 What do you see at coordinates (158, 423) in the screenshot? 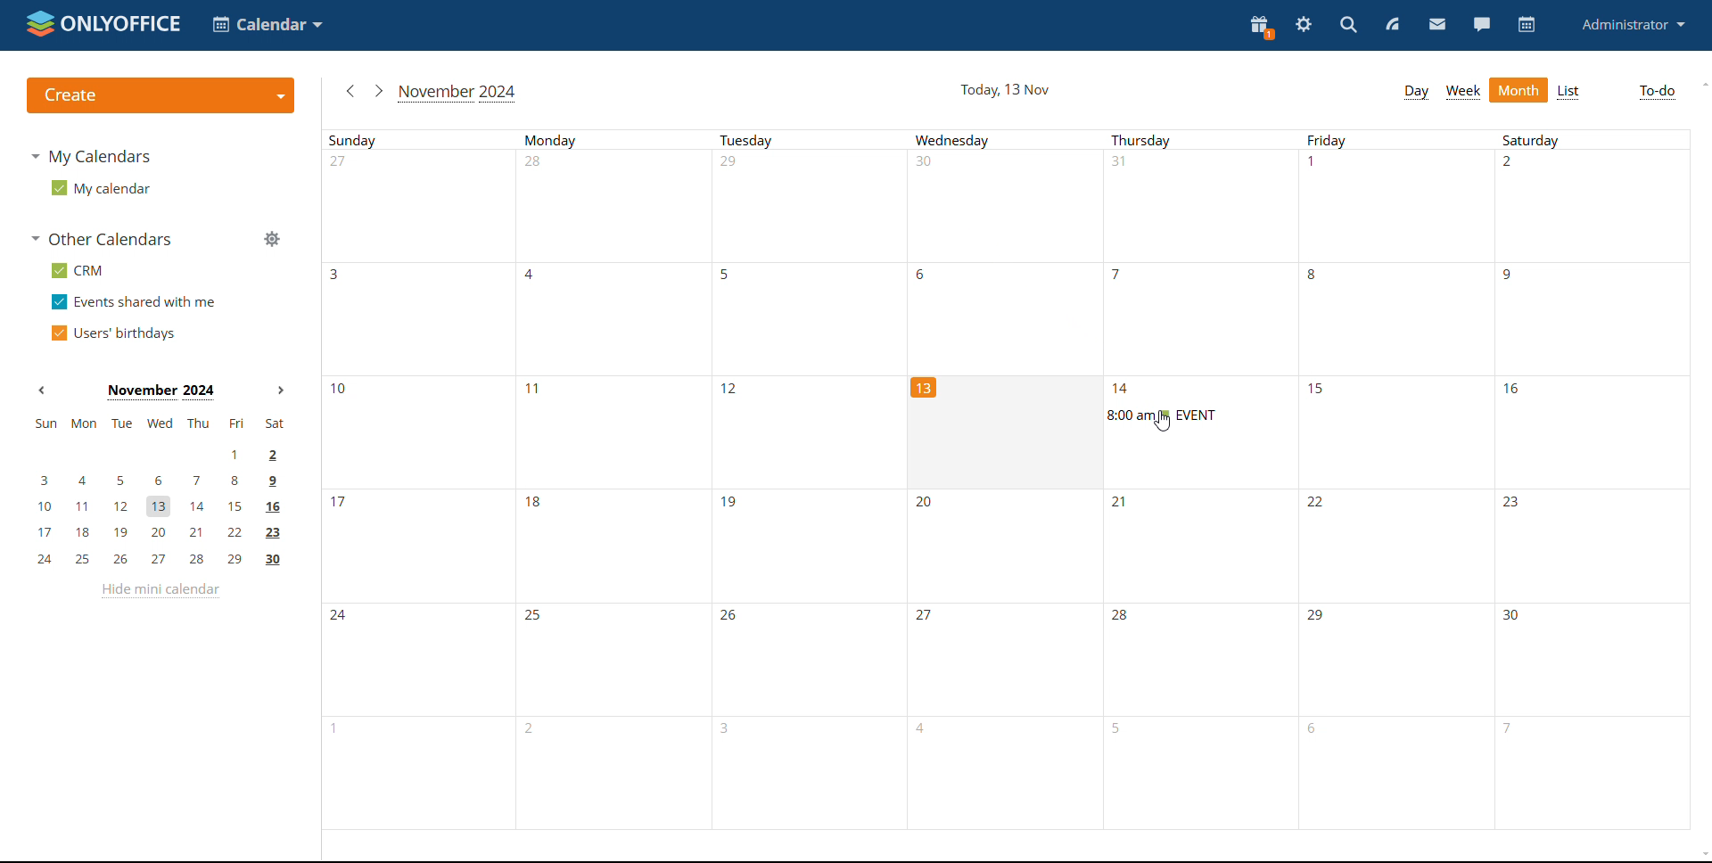
I see `sun, mon, tue, wed, thu, fri, sat` at bounding box center [158, 423].